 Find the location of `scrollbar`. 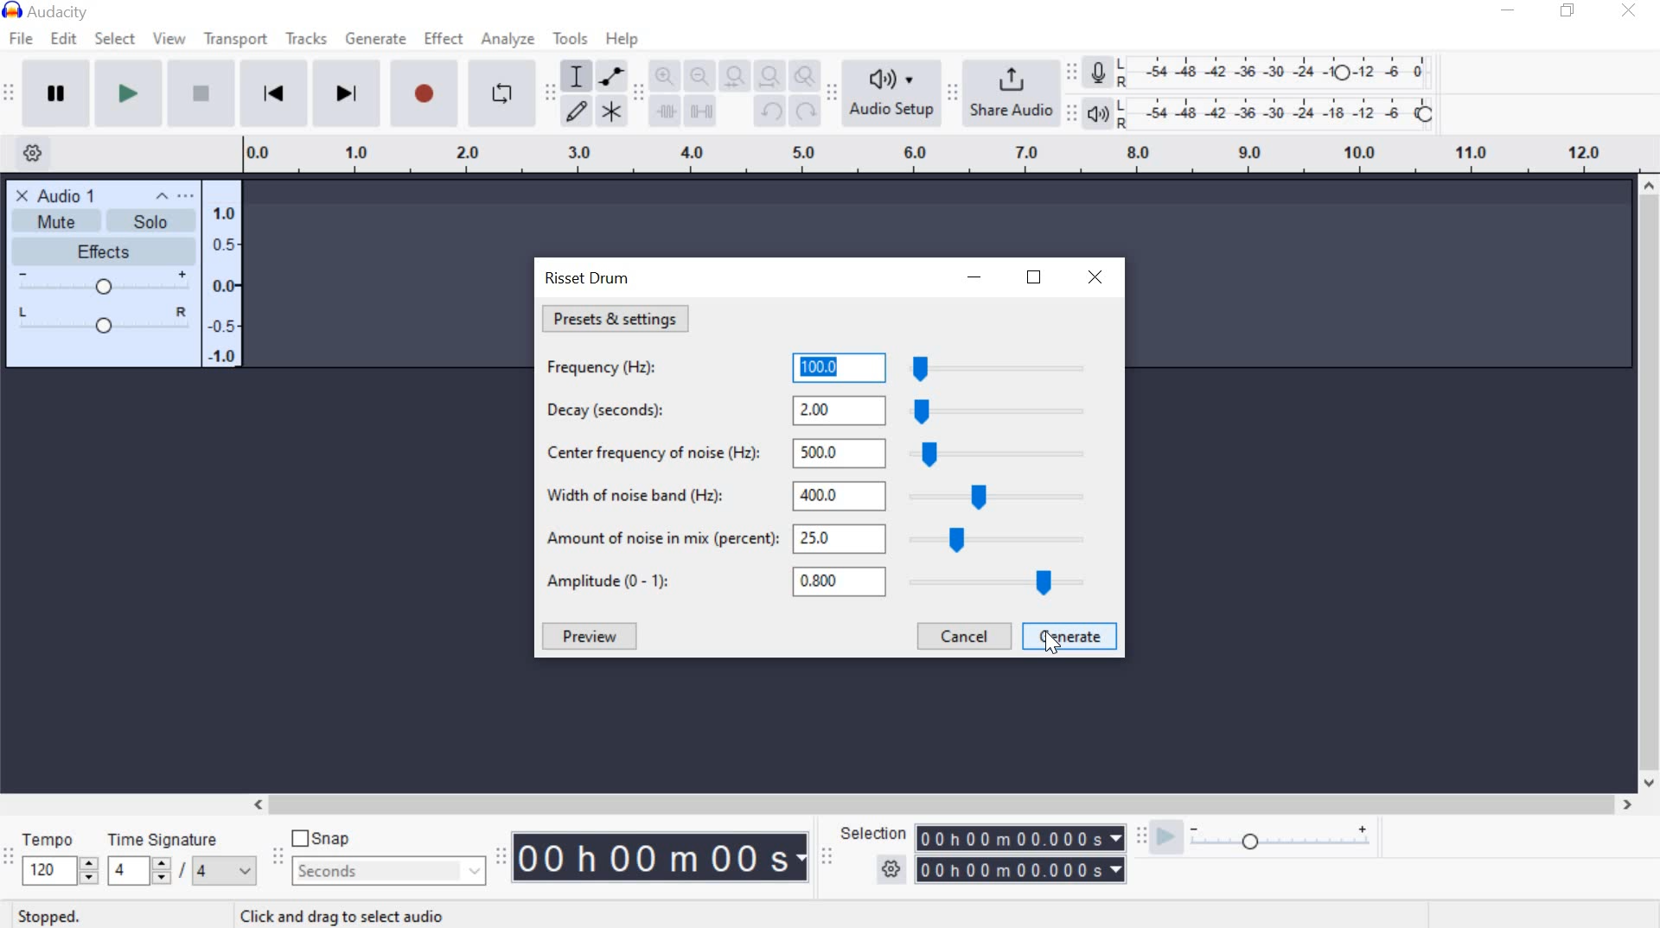

scrollbar is located at coordinates (937, 804).